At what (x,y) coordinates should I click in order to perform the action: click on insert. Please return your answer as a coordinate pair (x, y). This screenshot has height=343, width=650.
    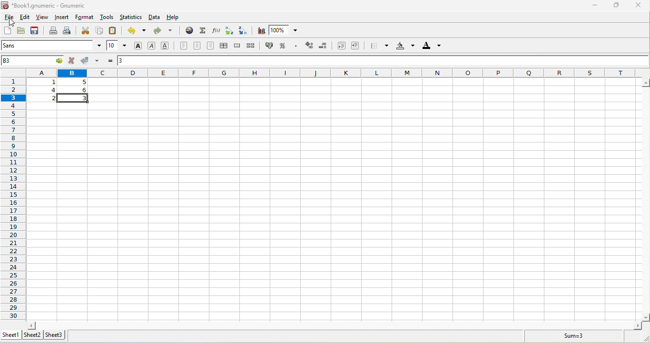
    Looking at the image, I should click on (61, 18).